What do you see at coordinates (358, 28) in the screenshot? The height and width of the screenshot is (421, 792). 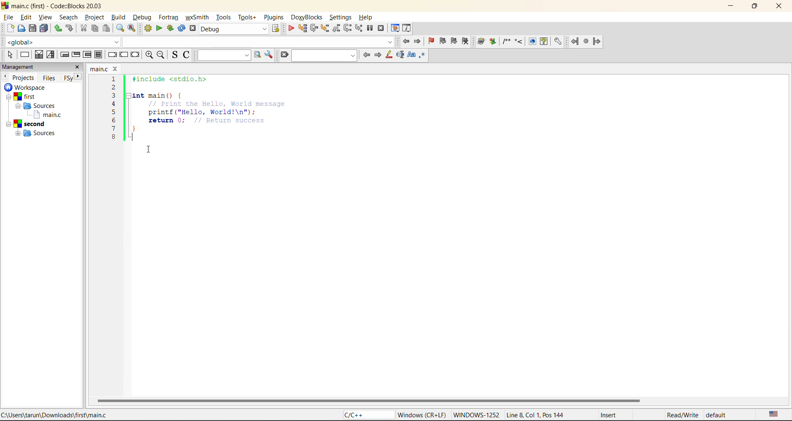 I see `step into instruction` at bounding box center [358, 28].